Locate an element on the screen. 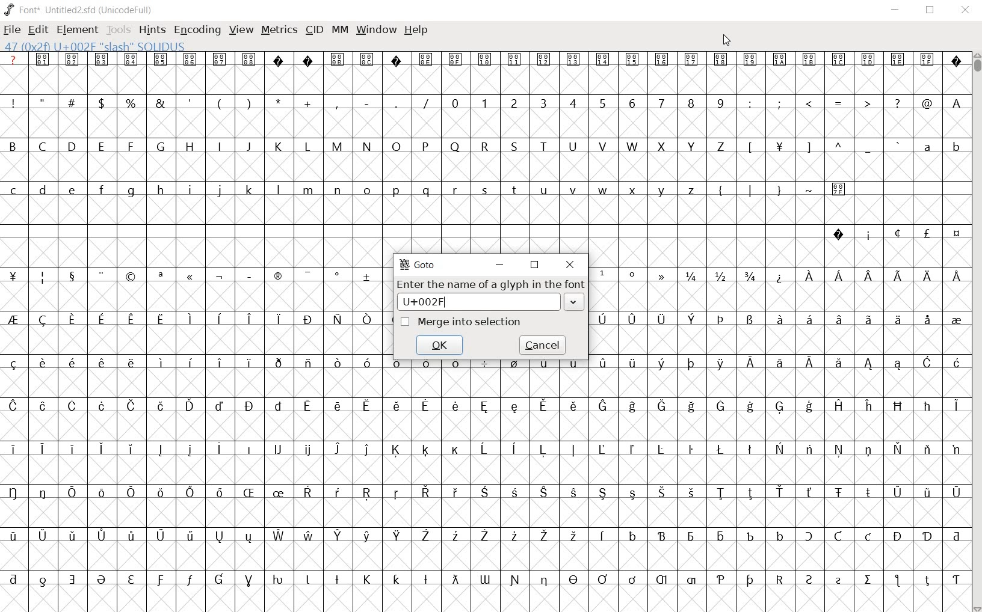 This screenshot has height=612, width=982. CLOSE is located at coordinates (965, 10).